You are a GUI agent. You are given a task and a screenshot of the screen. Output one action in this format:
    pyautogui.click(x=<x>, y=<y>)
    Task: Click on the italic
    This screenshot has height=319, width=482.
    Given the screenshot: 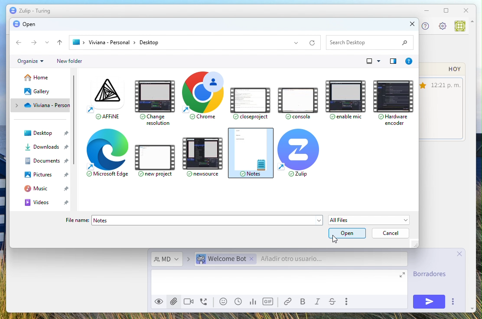 What is the action you would take?
    pyautogui.click(x=319, y=303)
    